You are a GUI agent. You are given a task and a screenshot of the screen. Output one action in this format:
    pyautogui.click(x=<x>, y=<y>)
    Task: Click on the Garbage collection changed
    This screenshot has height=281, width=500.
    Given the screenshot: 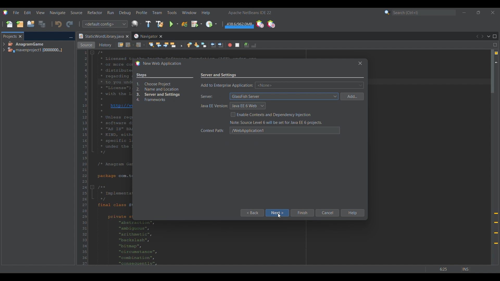 What is the action you would take?
    pyautogui.click(x=239, y=25)
    